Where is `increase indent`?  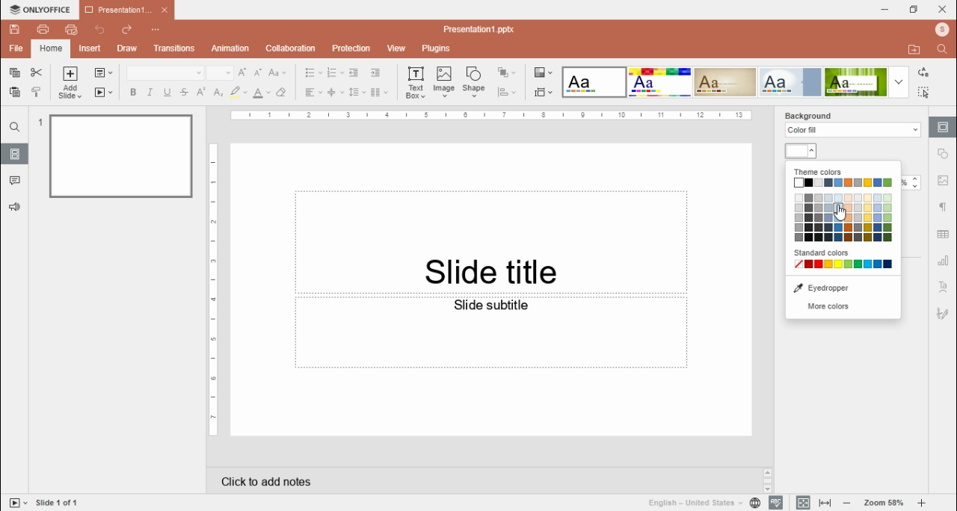 increase indent is located at coordinates (375, 73).